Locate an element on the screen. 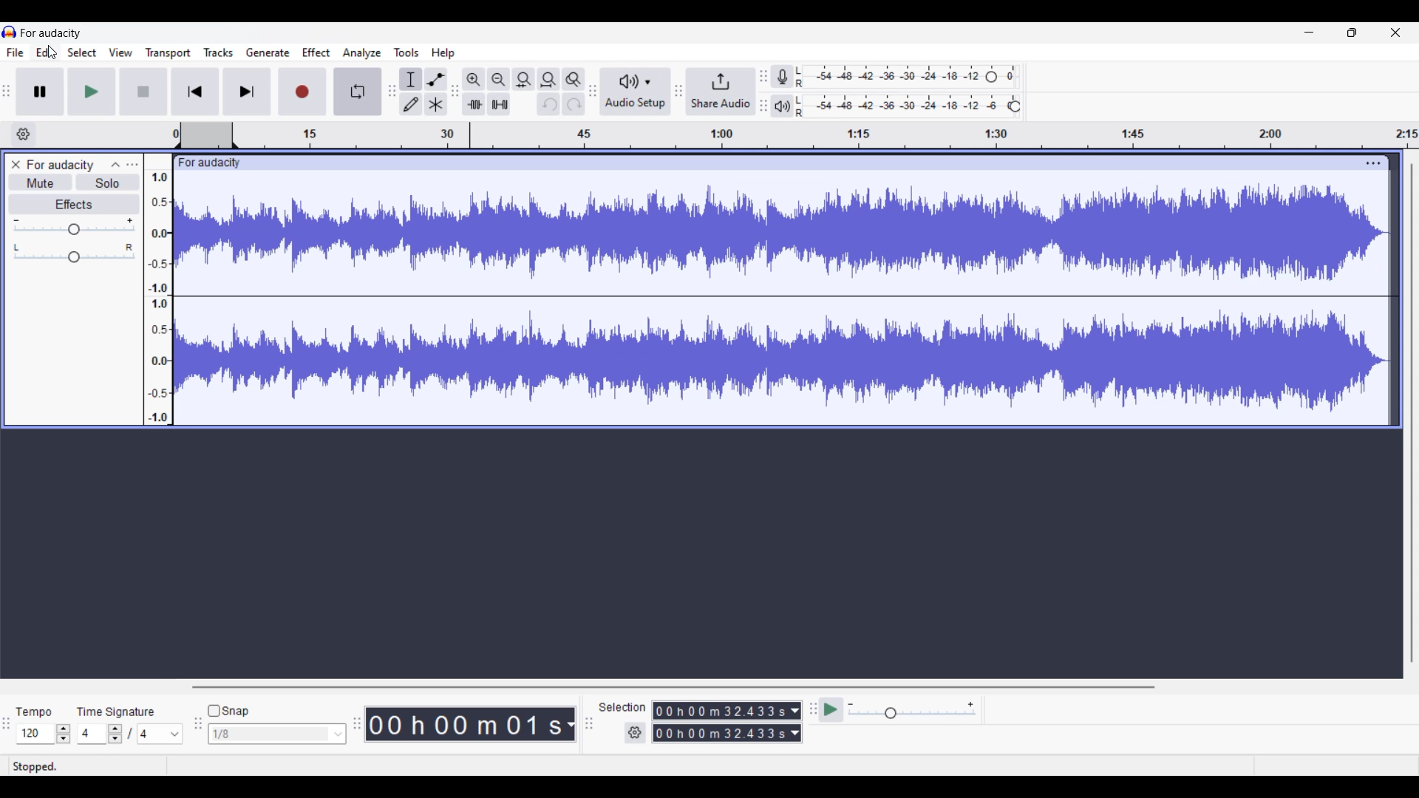  Measurement is located at coordinates (571, 725).